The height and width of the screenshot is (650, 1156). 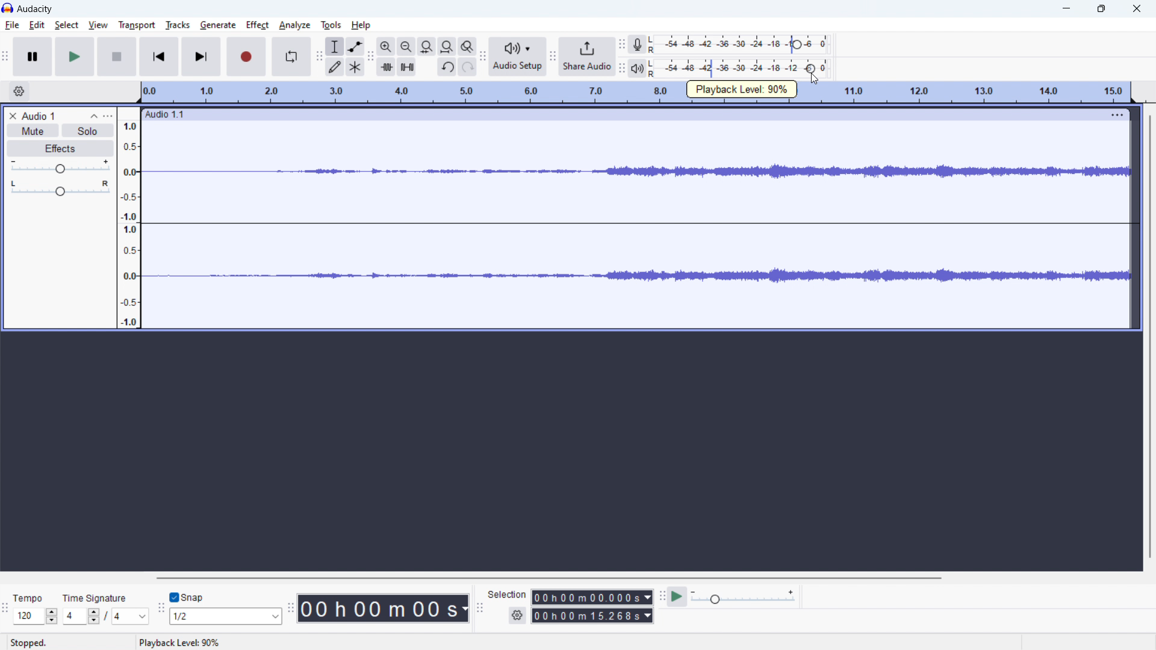 What do you see at coordinates (179, 642) in the screenshot?
I see `status` at bounding box center [179, 642].